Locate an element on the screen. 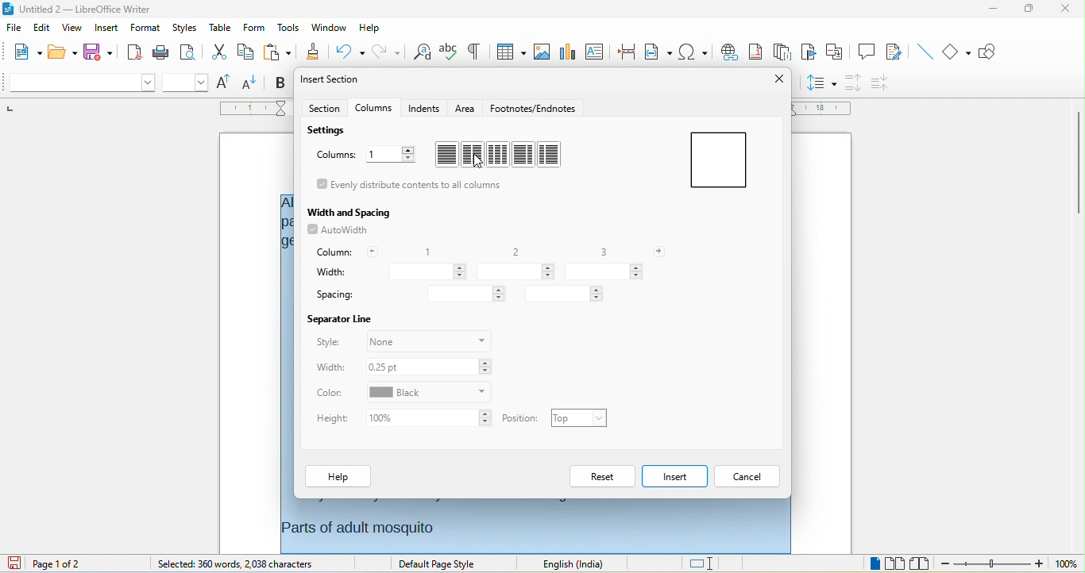  text language is located at coordinates (579, 564).